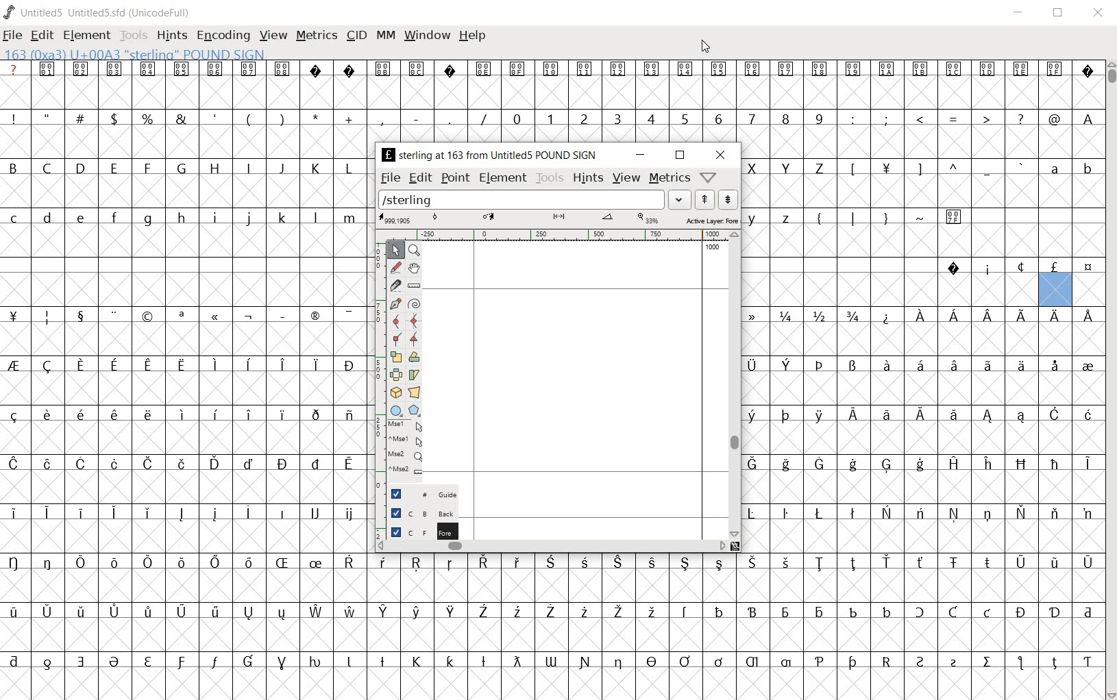 This screenshot has width=1117, height=700. Describe the element at coordinates (397, 390) in the screenshot. I see `3D rotate` at that location.